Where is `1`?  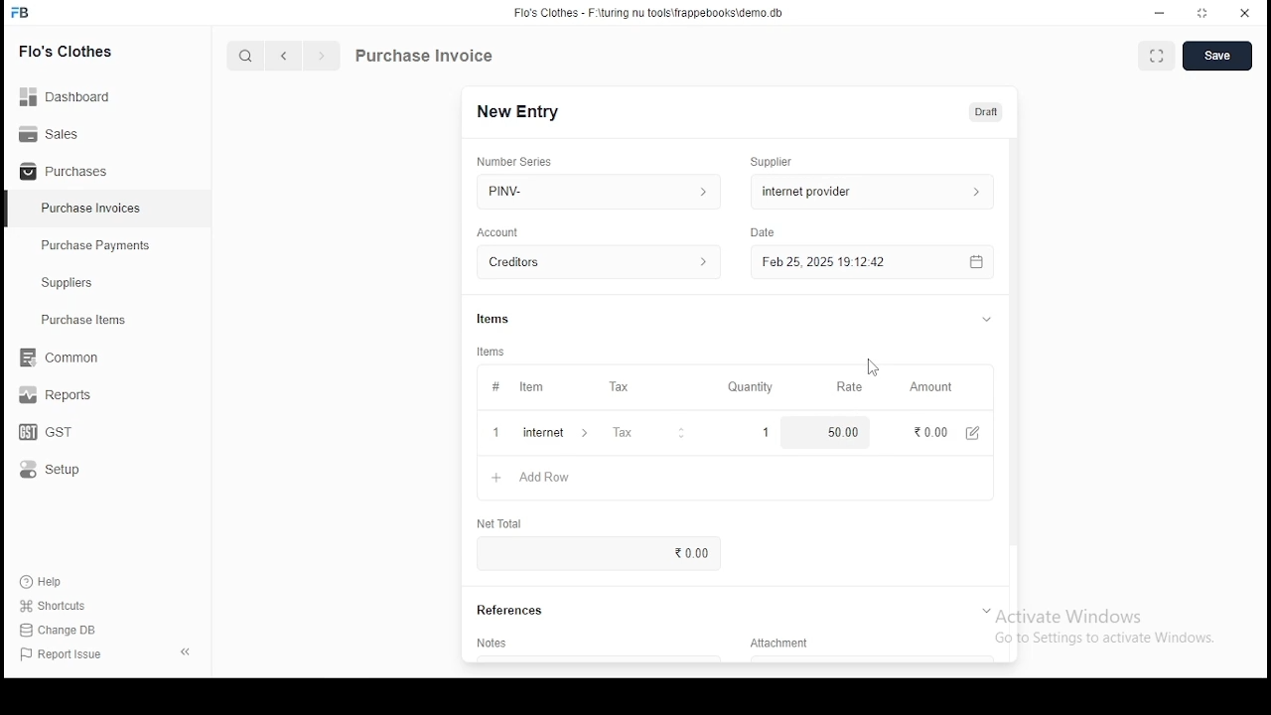 1 is located at coordinates (760, 432).